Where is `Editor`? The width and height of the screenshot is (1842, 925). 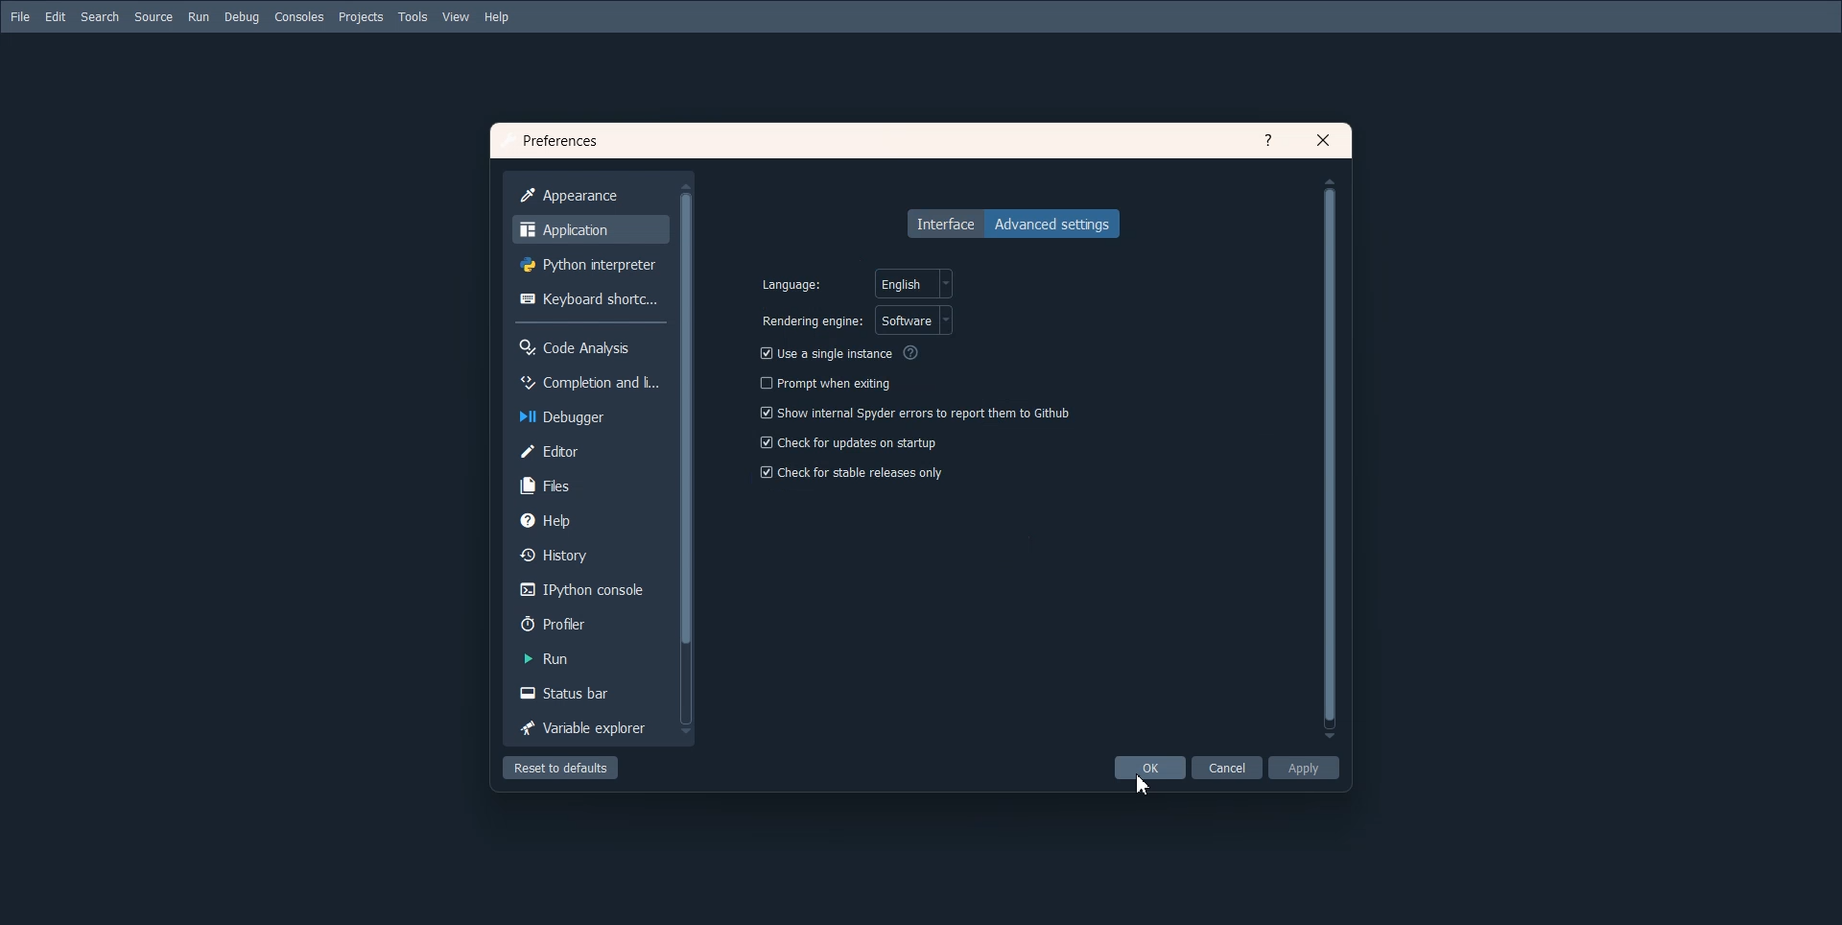 Editor is located at coordinates (589, 450).